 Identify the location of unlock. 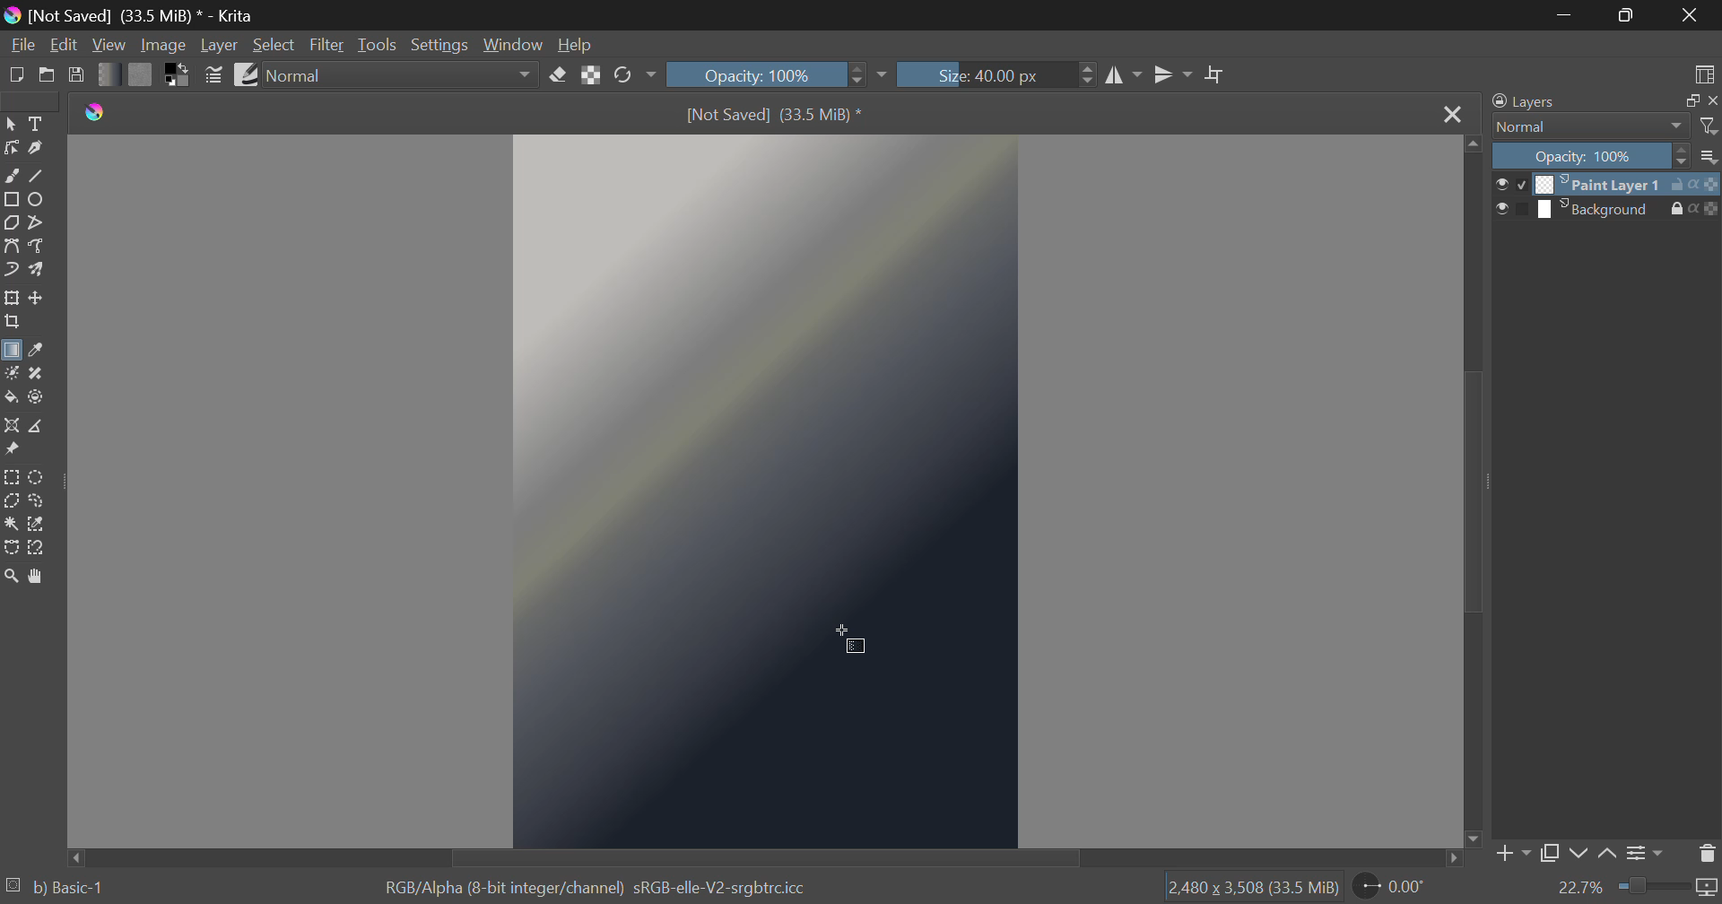
(1681, 184).